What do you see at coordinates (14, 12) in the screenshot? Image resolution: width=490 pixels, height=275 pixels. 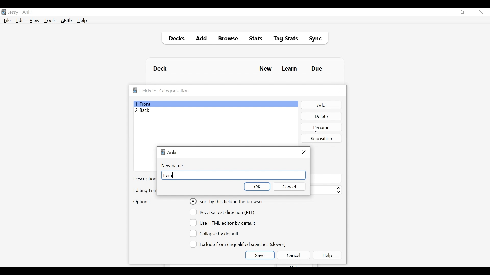 I see `User Nmae` at bounding box center [14, 12].